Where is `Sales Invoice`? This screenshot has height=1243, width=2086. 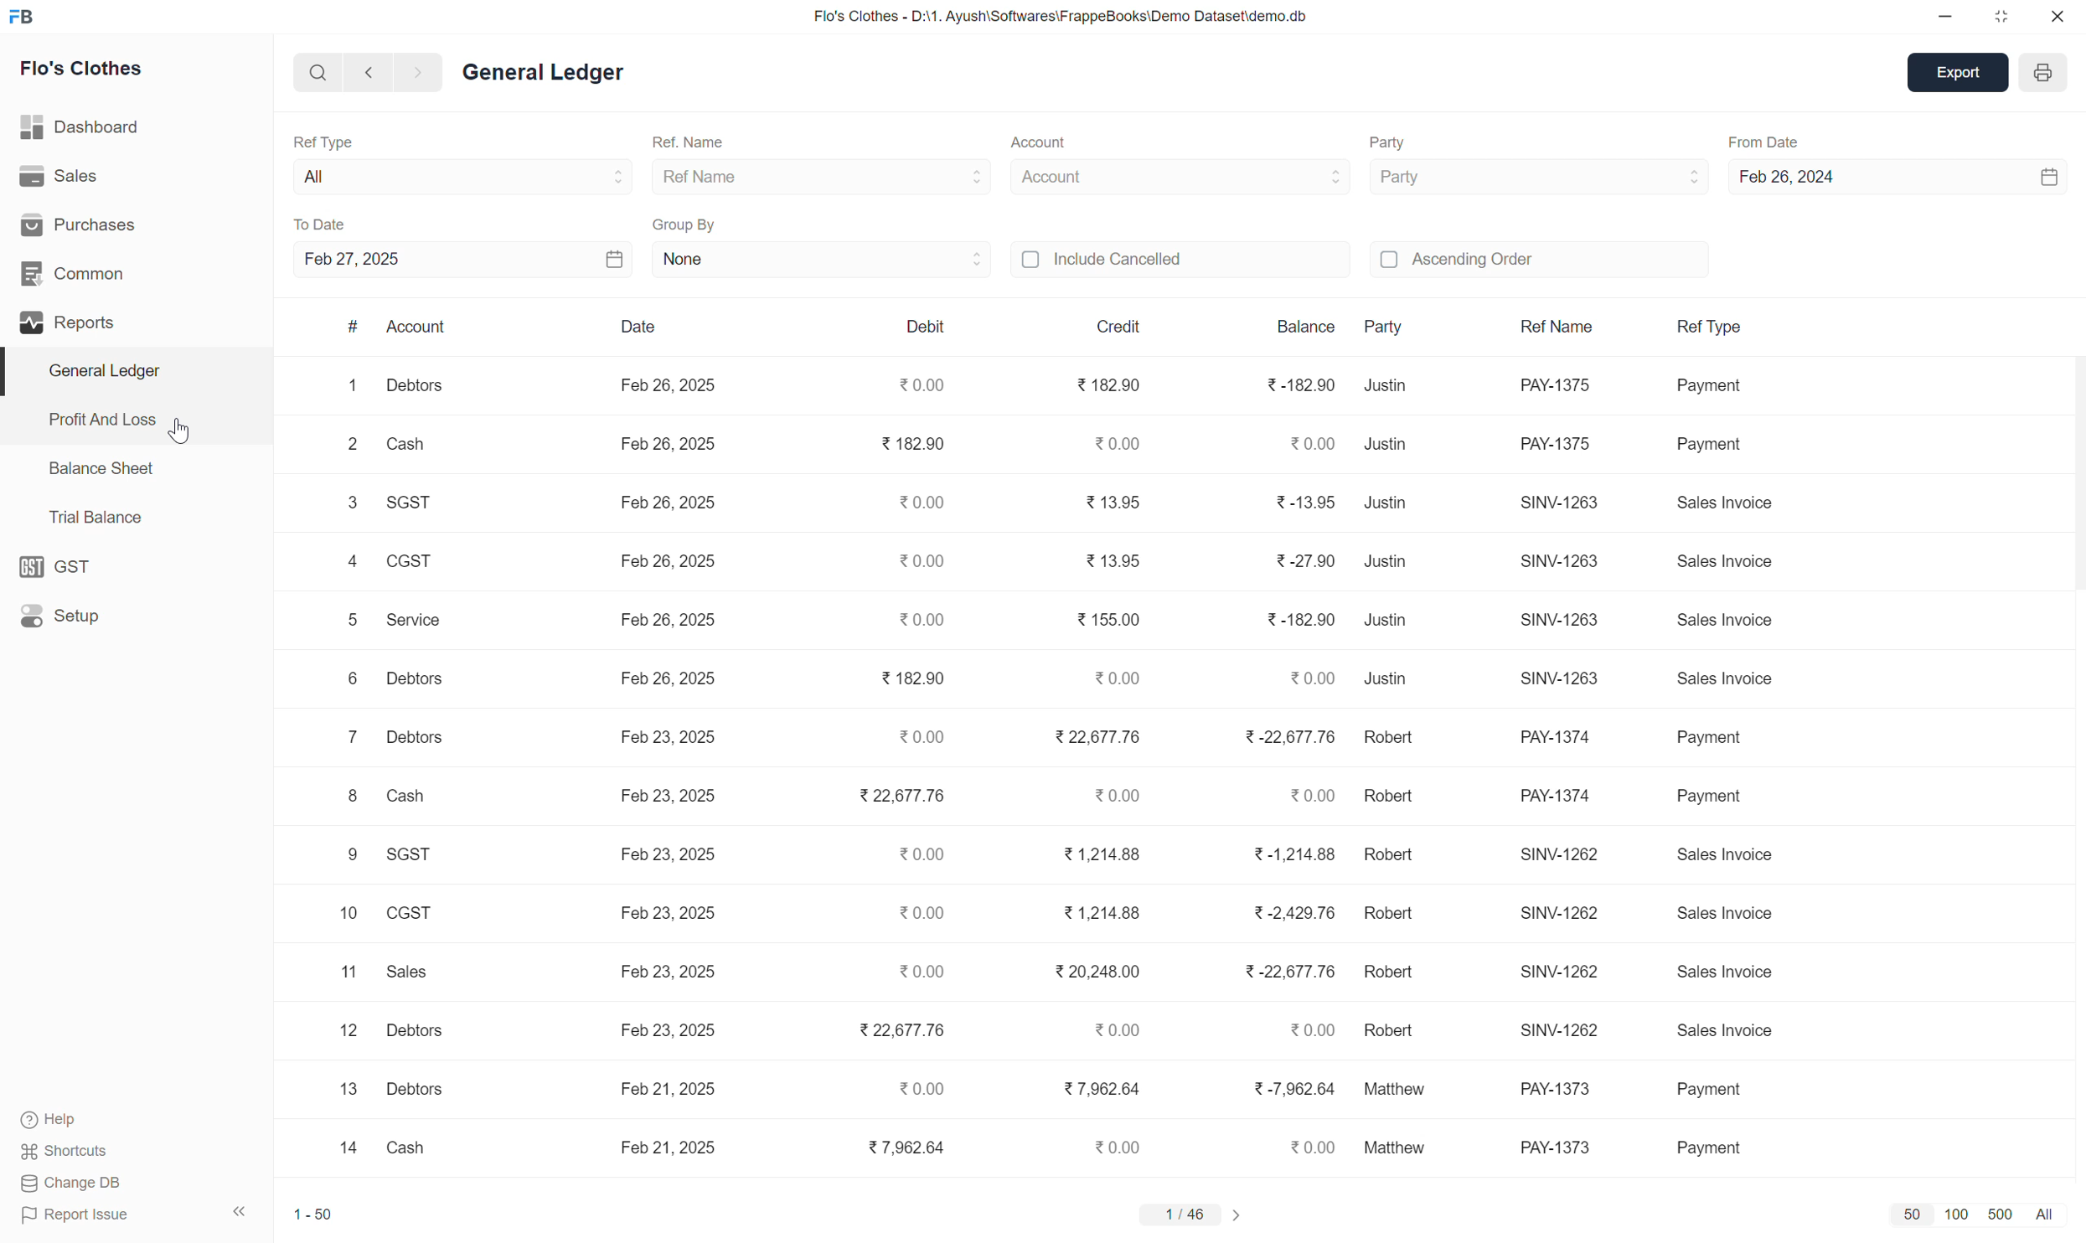
Sales Invoice is located at coordinates (1729, 679).